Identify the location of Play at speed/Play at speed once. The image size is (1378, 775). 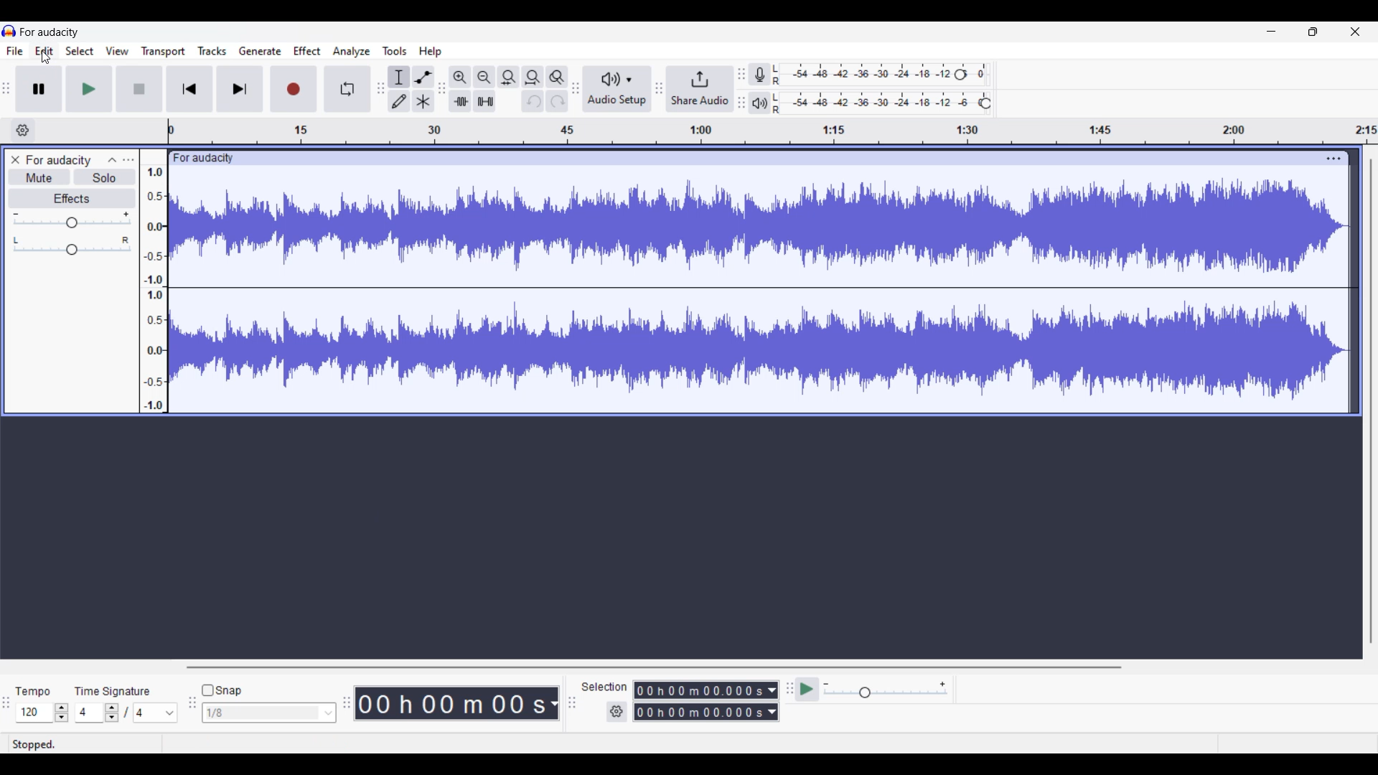
(807, 689).